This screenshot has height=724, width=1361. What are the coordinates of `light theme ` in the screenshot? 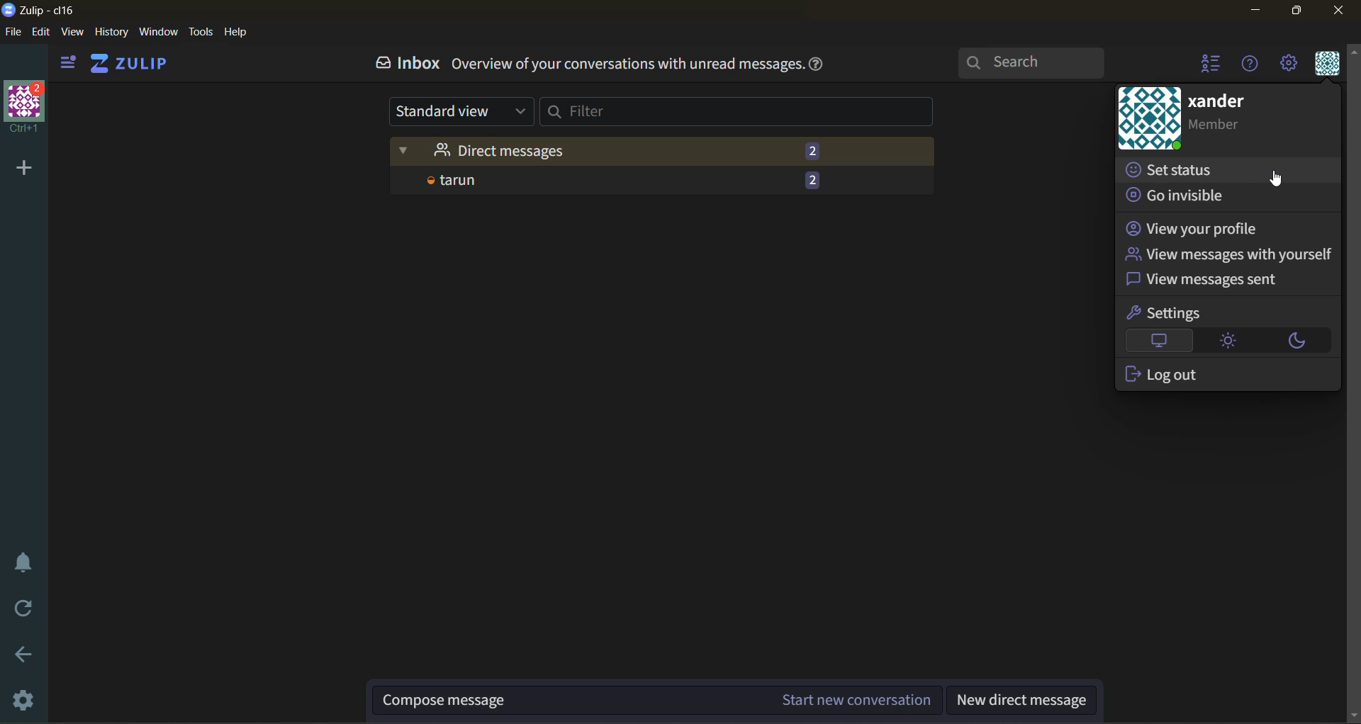 It's located at (1233, 344).